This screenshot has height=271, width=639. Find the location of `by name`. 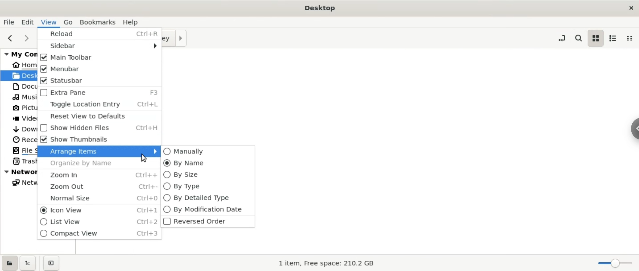

by name is located at coordinates (206, 161).